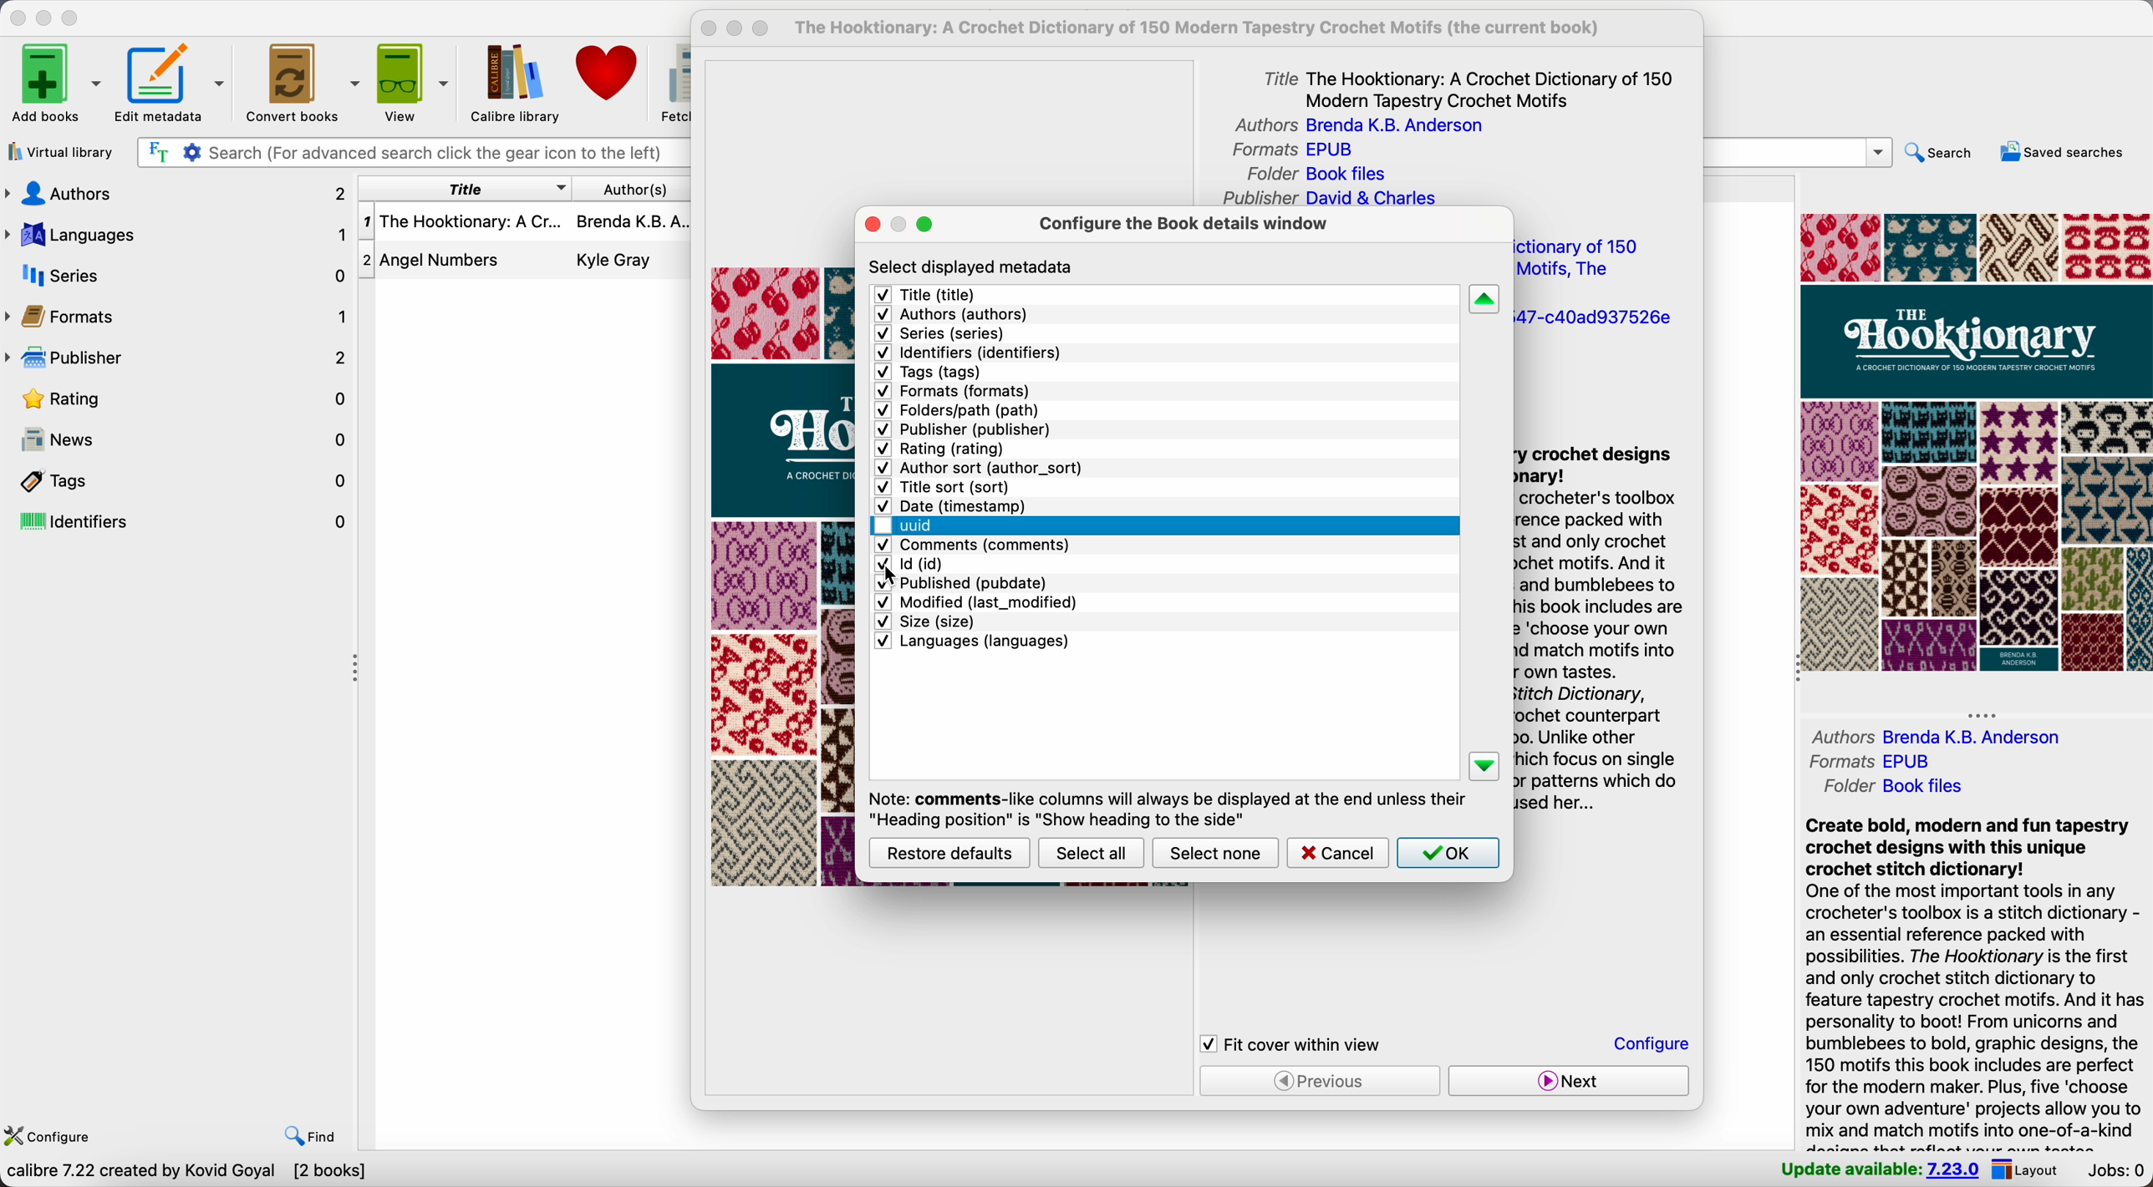  I want to click on rating, so click(942, 450).